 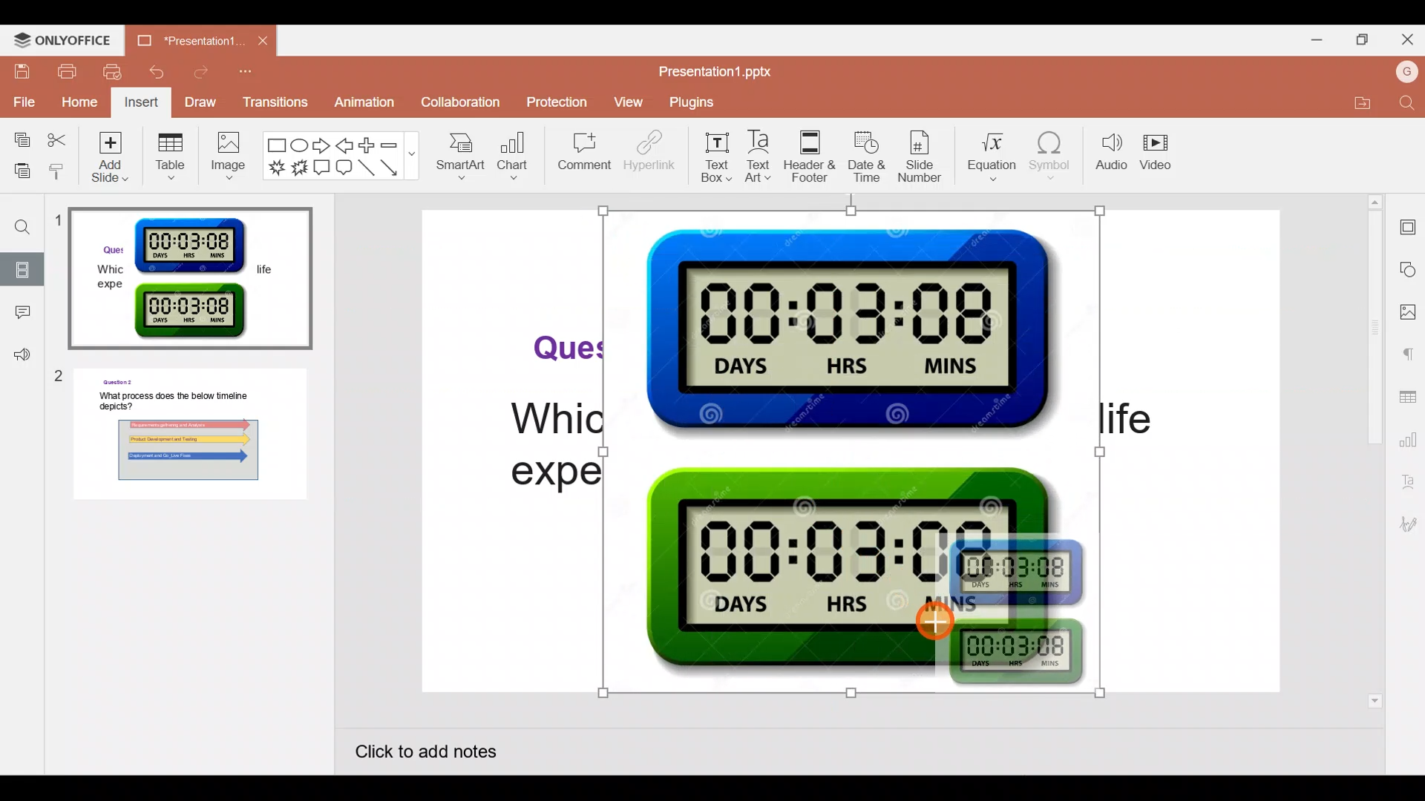 What do you see at coordinates (1409, 269) in the screenshot?
I see `Shape settings` at bounding box center [1409, 269].